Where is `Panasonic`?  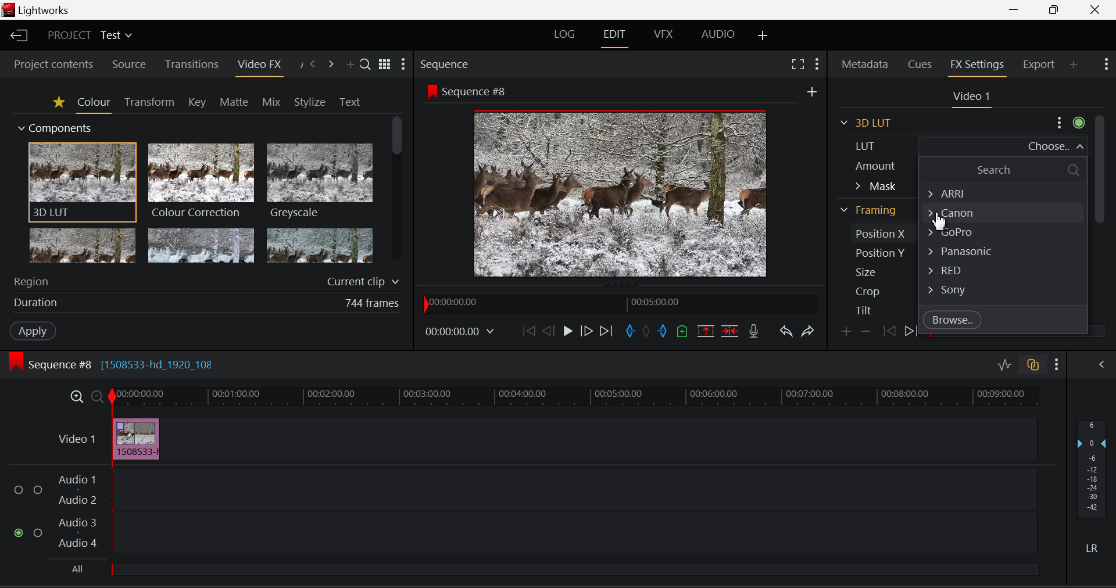
Panasonic is located at coordinates (990, 250).